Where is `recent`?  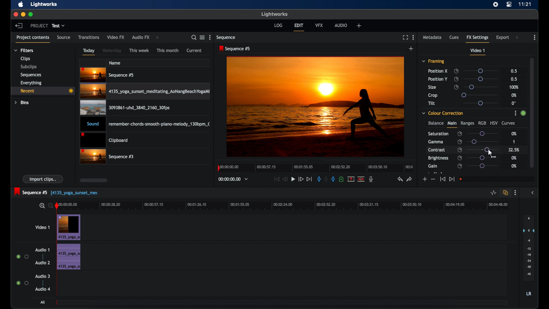 recent is located at coordinates (42, 91).